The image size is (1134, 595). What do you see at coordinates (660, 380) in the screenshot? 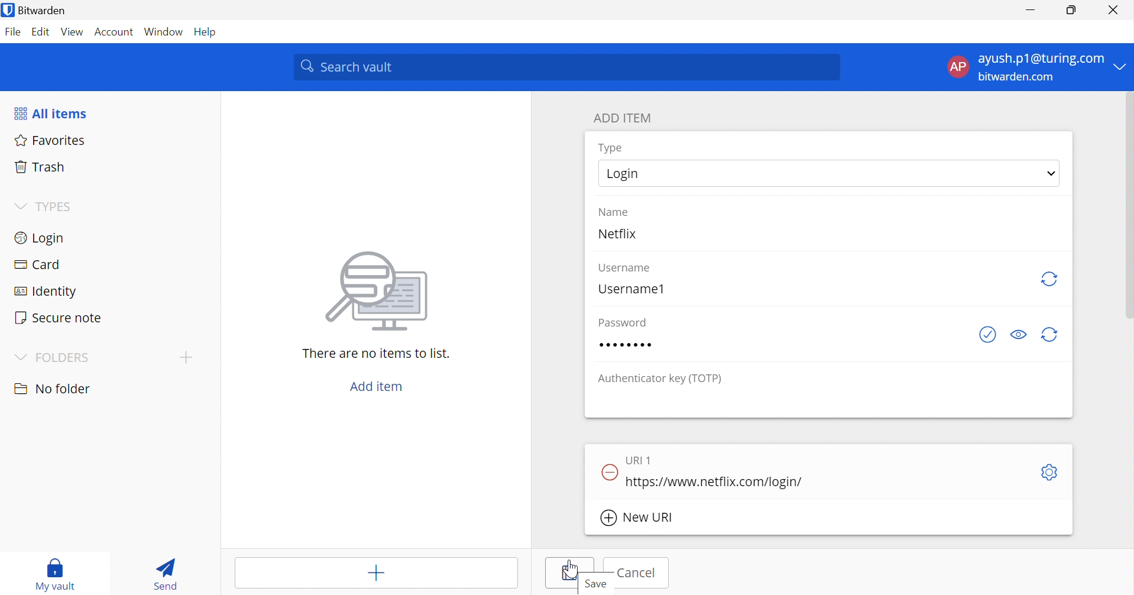
I see `Authentication key (TOTP)` at bounding box center [660, 380].